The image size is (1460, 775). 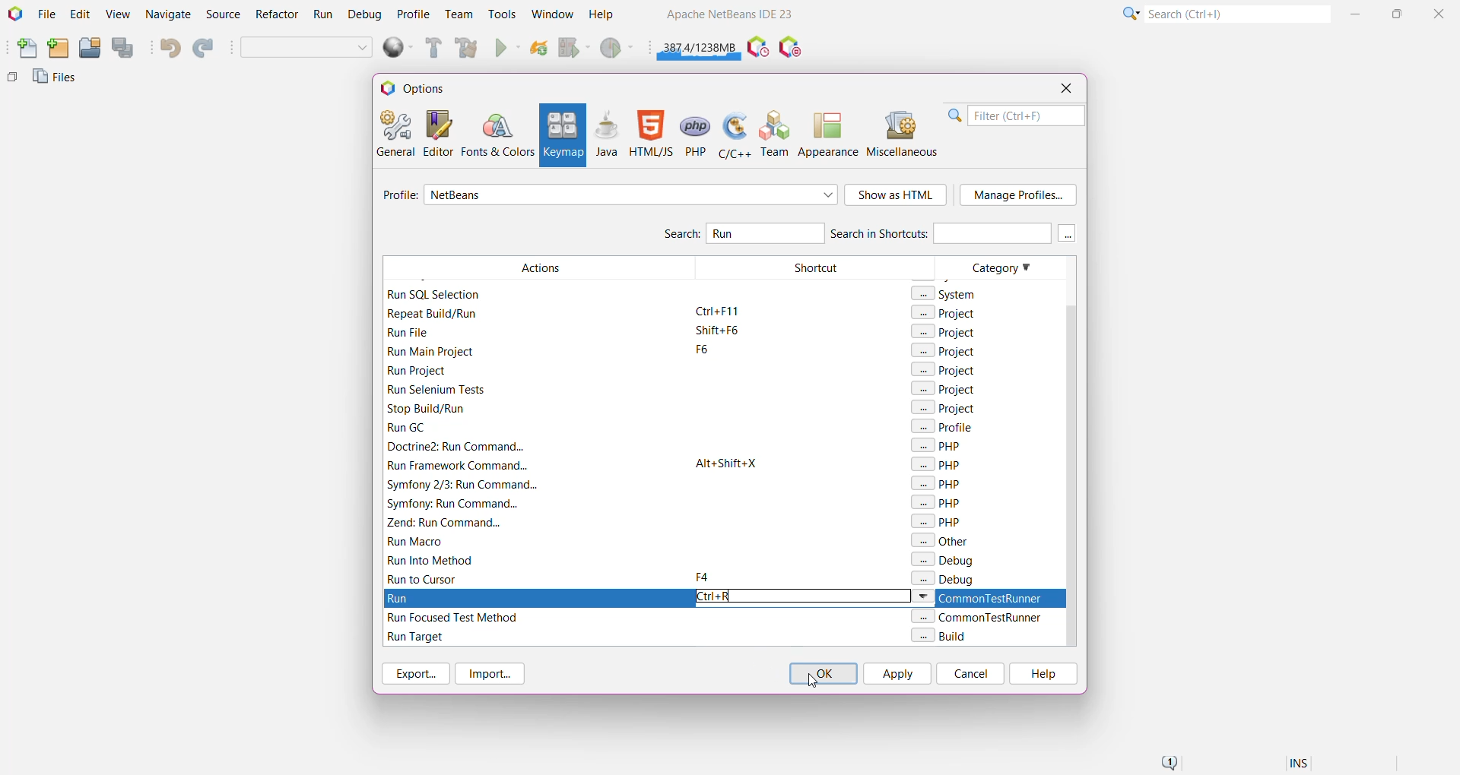 I want to click on Show as HTML, so click(x=897, y=196).